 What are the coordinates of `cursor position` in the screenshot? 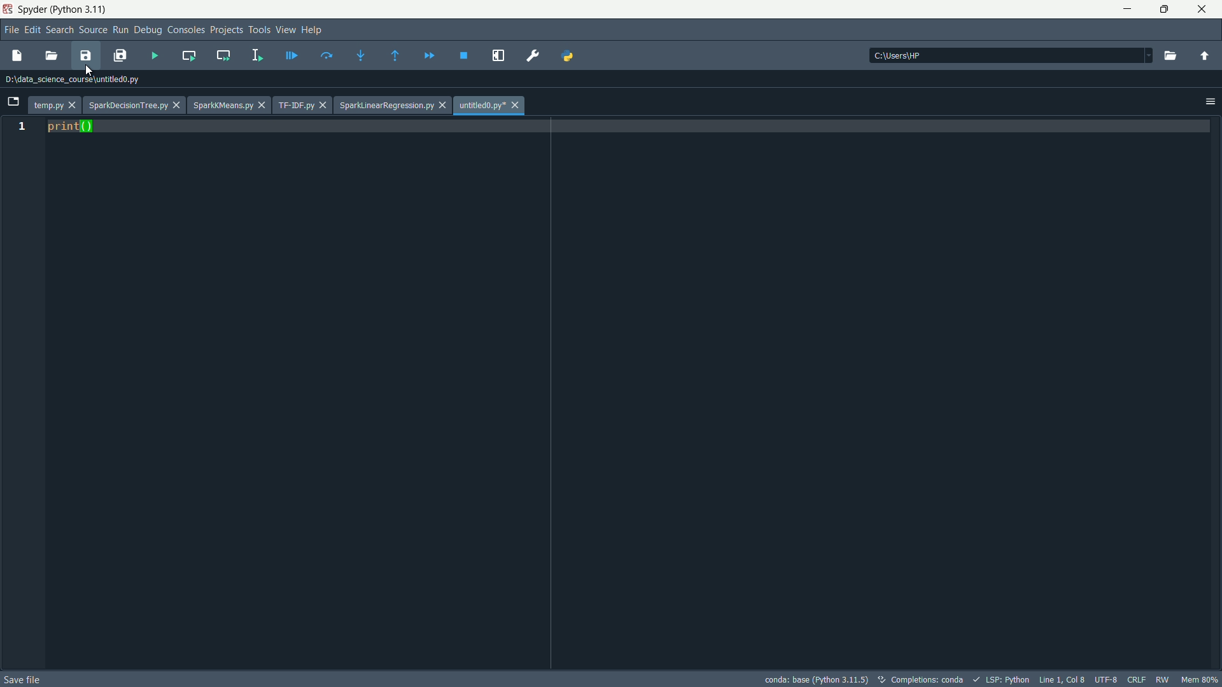 It's located at (1064, 679).